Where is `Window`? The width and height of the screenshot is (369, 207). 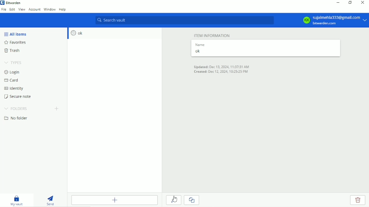
Window is located at coordinates (49, 9).